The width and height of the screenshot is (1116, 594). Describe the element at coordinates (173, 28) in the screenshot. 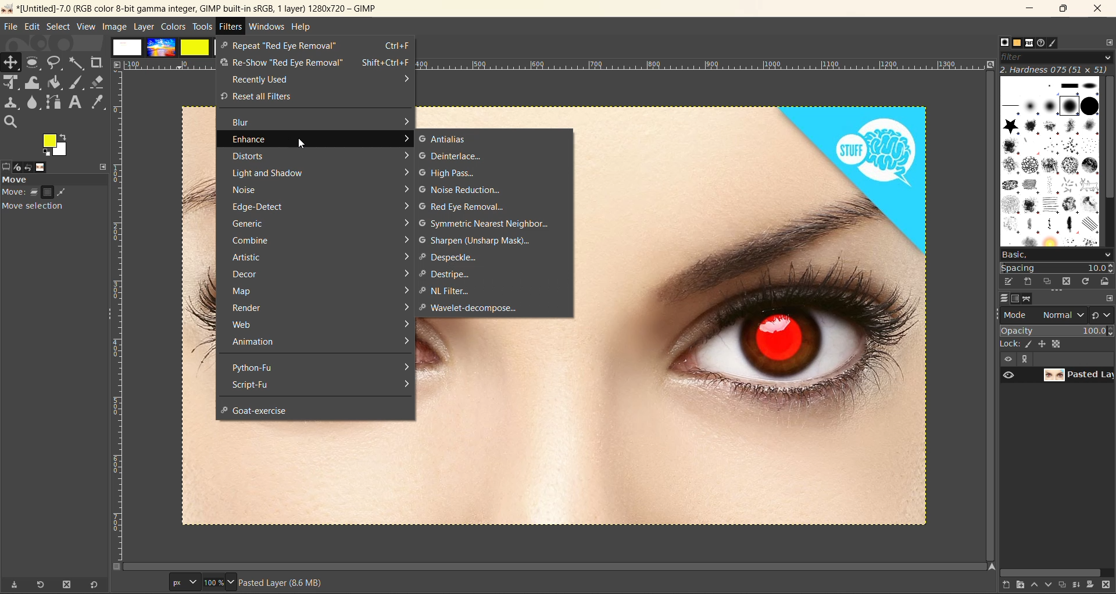

I see `colors` at that location.